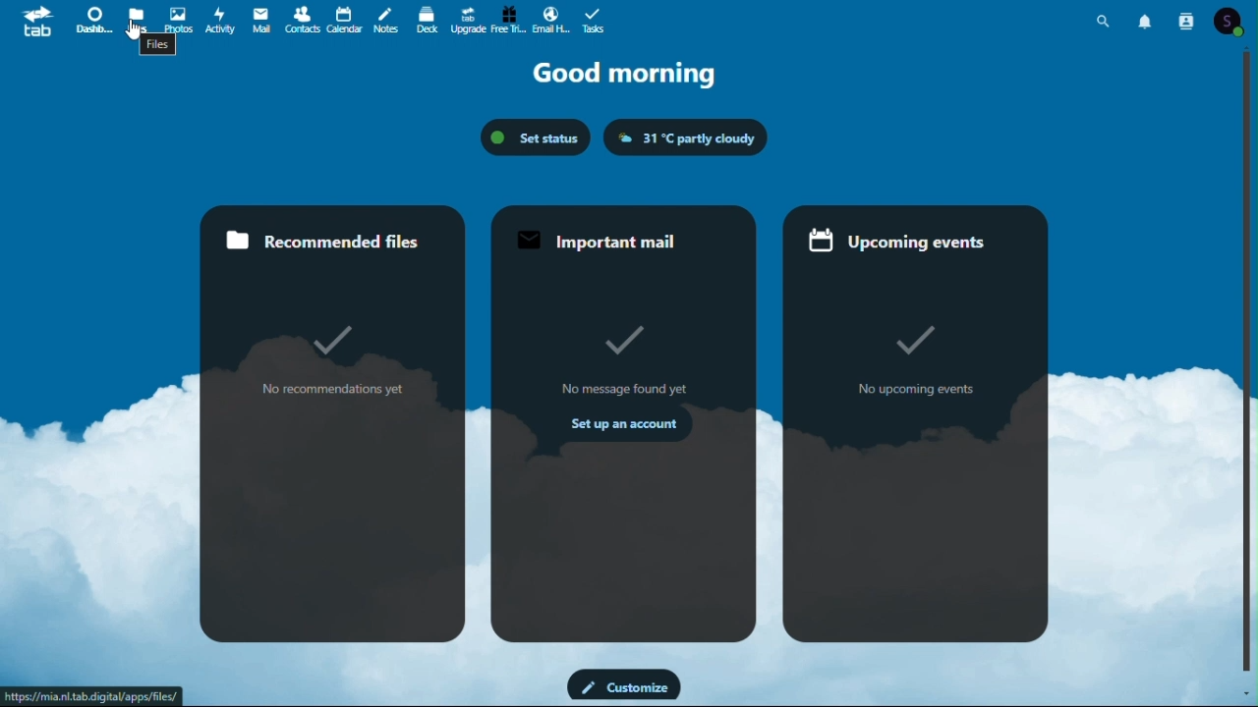 The width and height of the screenshot is (1258, 707). What do you see at coordinates (337, 343) in the screenshot?
I see `Tick mark` at bounding box center [337, 343].